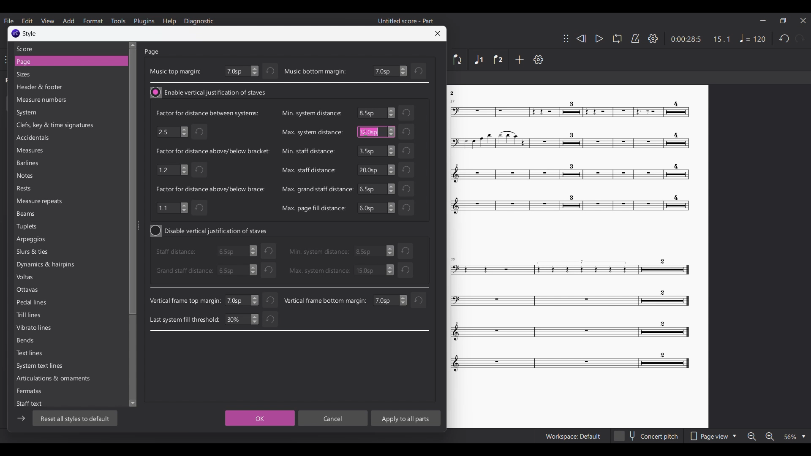 The height and width of the screenshot is (456, 811). I want to click on Undo, so click(408, 132).